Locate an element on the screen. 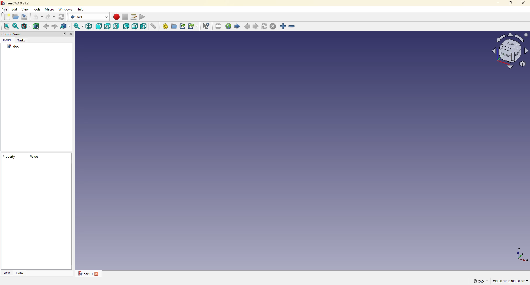 The width and height of the screenshot is (530, 285). previous page is located at coordinates (248, 27).